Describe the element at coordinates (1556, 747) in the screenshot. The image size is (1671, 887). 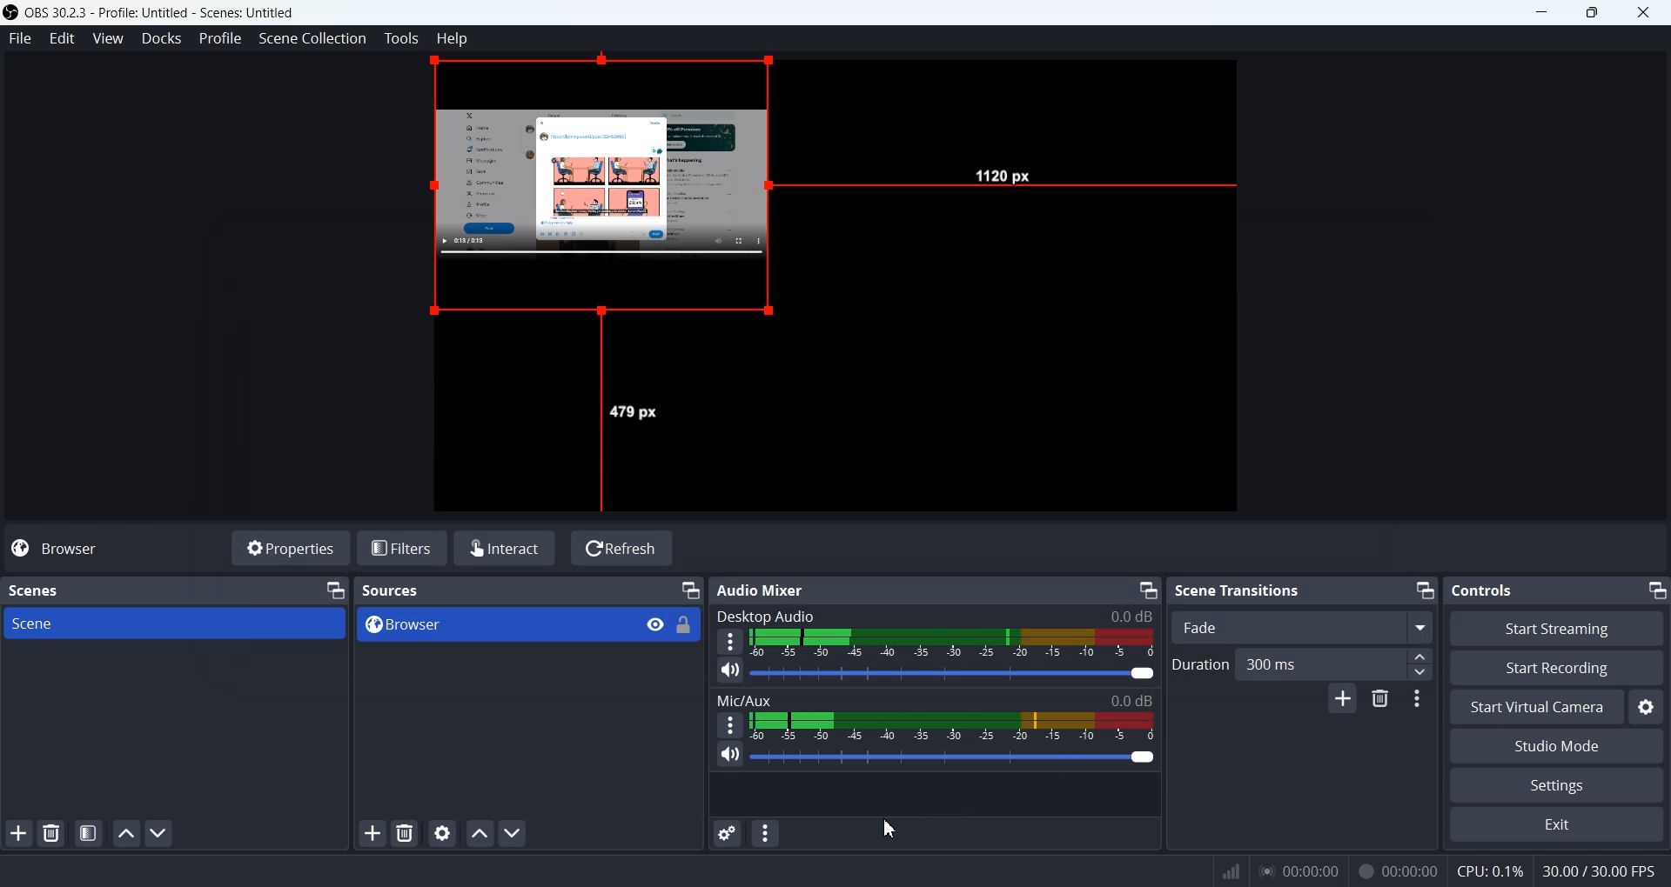
I see `Studio Mode` at that location.